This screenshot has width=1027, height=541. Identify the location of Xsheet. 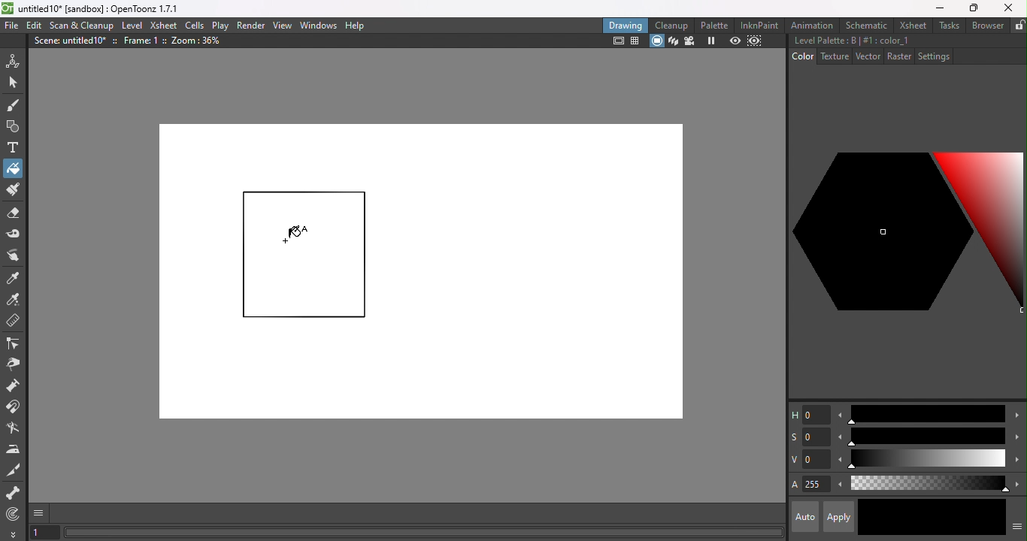
(163, 25).